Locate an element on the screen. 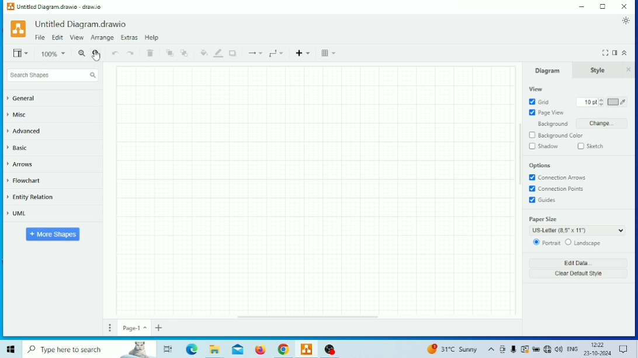 This screenshot has width=638, height=358. Charging, plugged in is located at coordinates (536, 349).